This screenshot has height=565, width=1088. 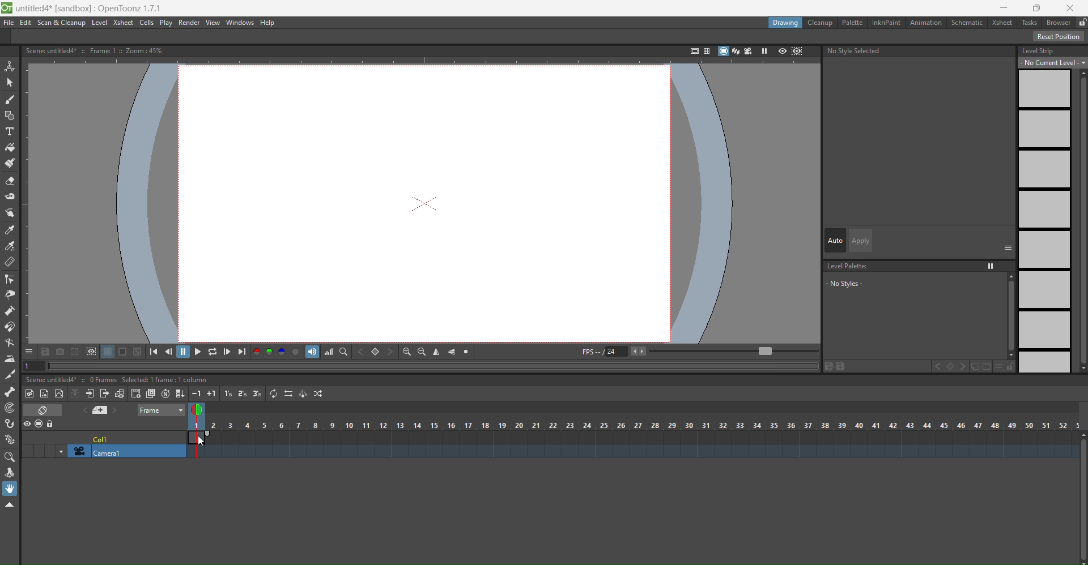 I want to click on file, so click(x=9, y=23).